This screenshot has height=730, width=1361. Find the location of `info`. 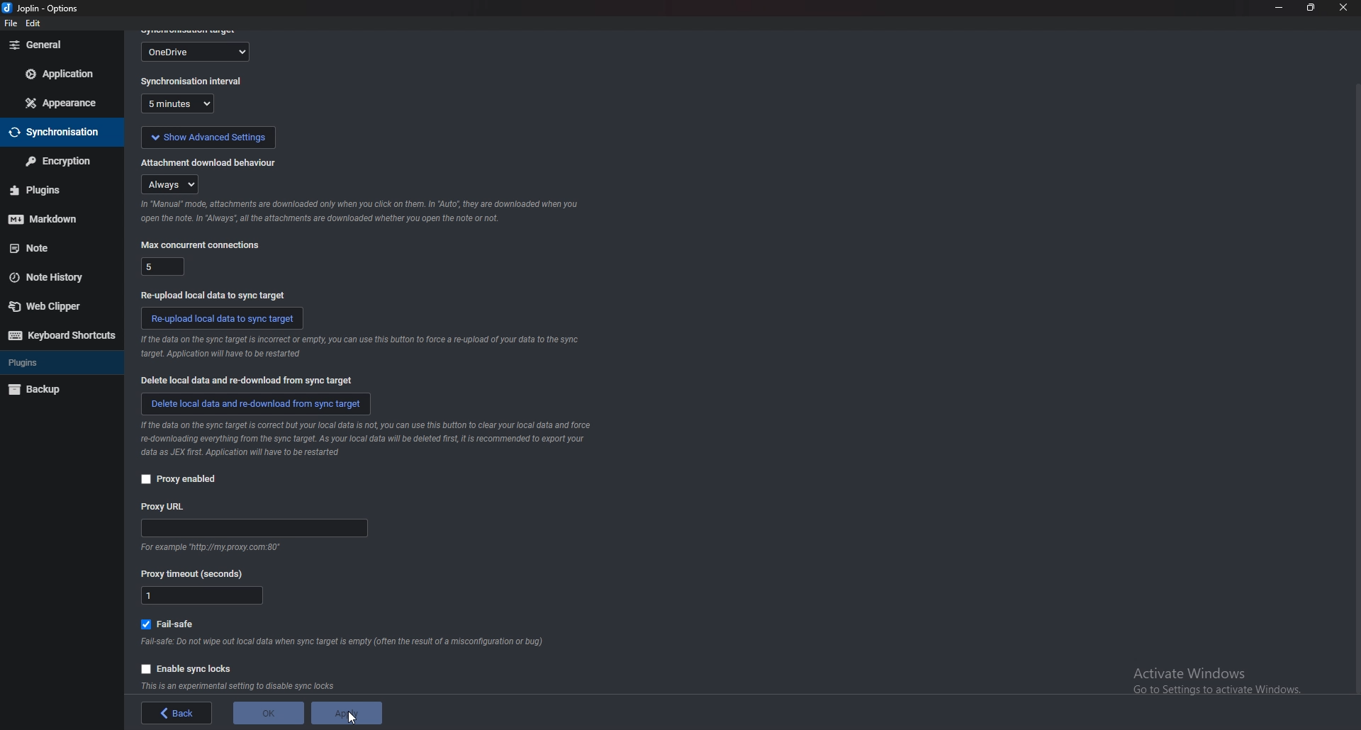

info is located at coordinates (375, 439).